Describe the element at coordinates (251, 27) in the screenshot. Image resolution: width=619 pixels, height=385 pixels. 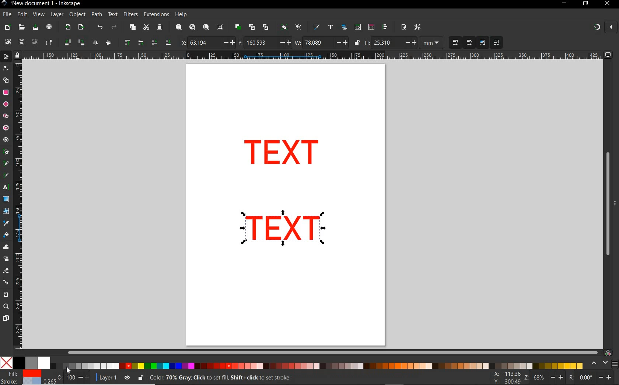
I see `create clone` at that location.